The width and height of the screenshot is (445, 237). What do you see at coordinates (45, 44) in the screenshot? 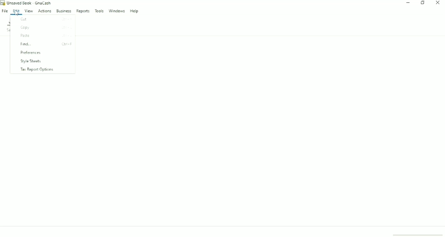
I see `Find` at bounding box center [45, 44].